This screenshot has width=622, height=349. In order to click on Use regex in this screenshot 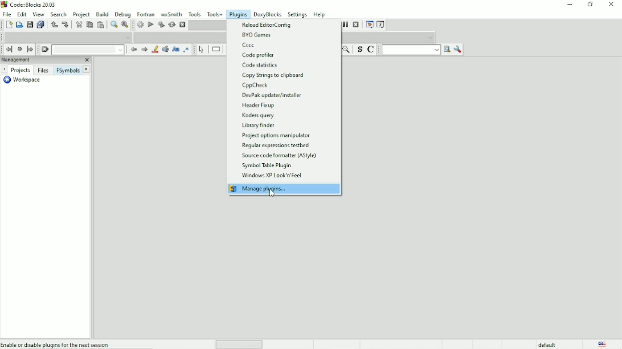, I will do `click(186, 49)`.